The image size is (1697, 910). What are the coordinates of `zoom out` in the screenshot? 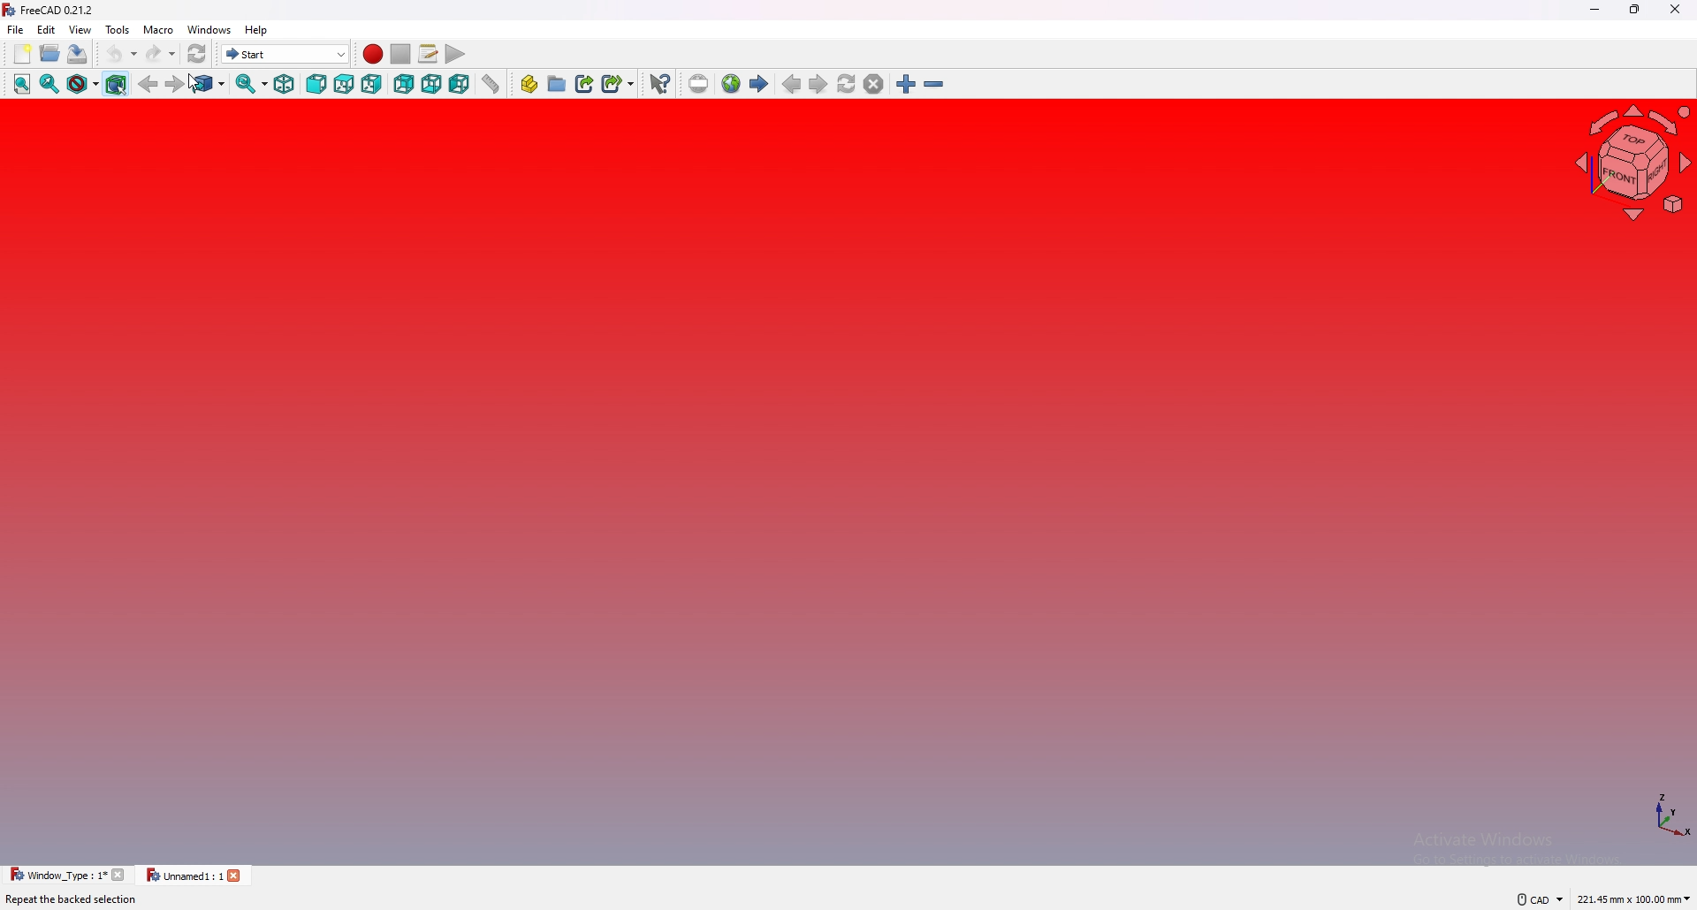 It's located at (934, 83).